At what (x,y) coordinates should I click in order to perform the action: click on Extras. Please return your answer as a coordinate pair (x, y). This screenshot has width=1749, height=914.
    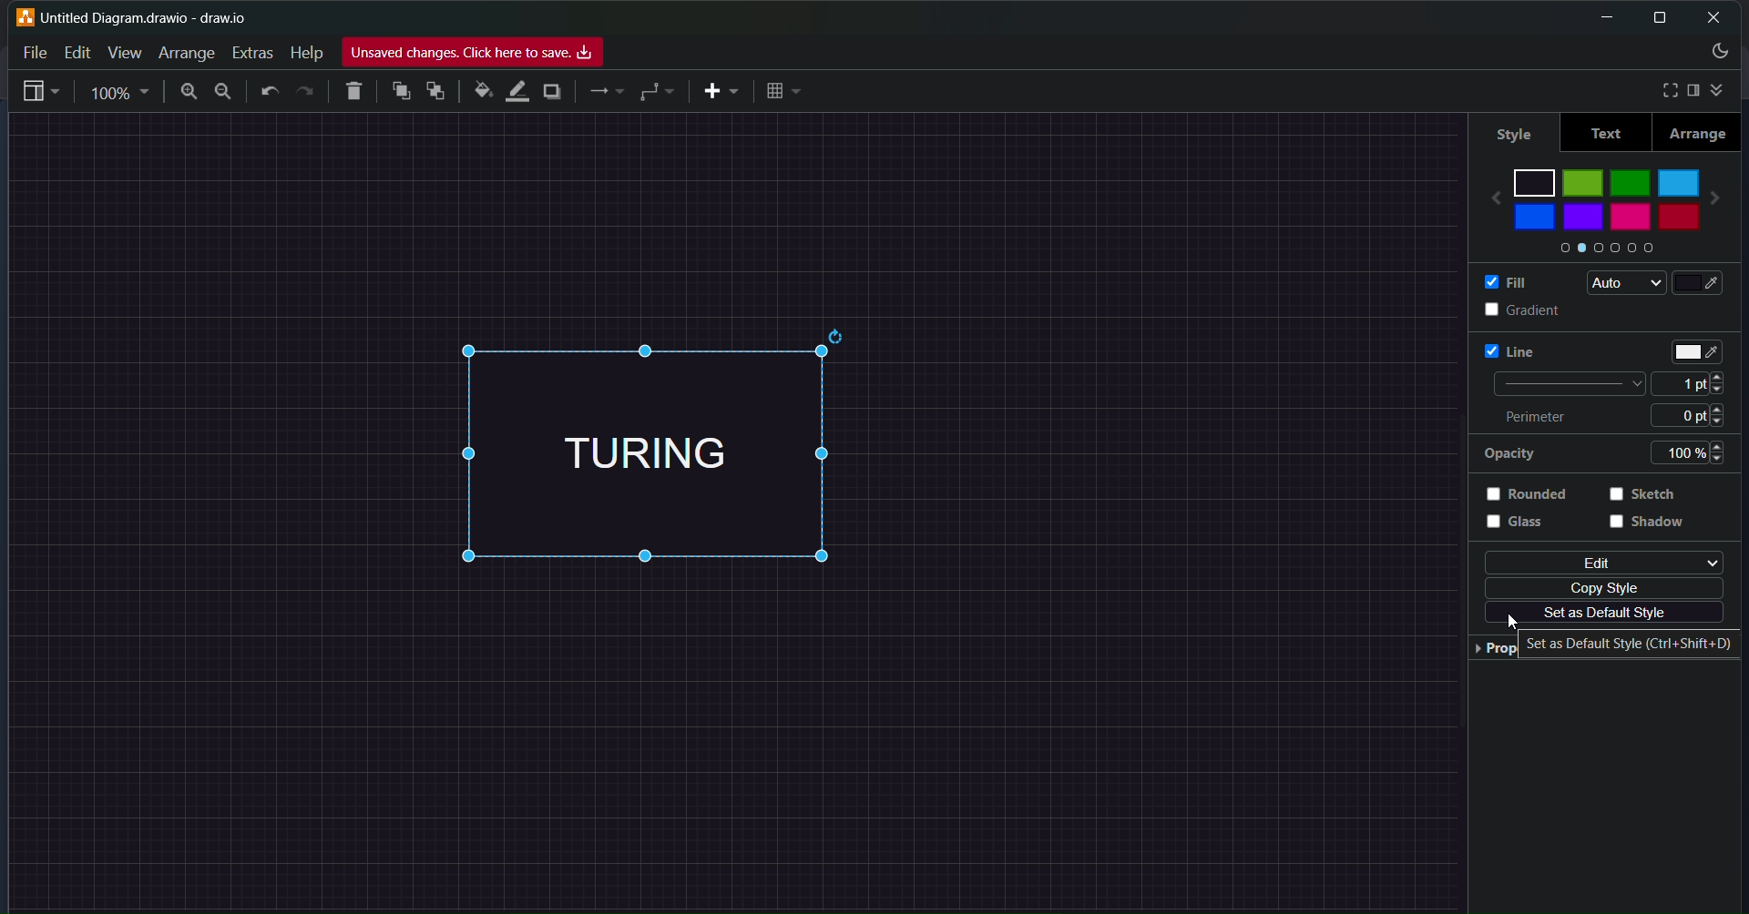
    Looking at the image, I should click on (255, 50).